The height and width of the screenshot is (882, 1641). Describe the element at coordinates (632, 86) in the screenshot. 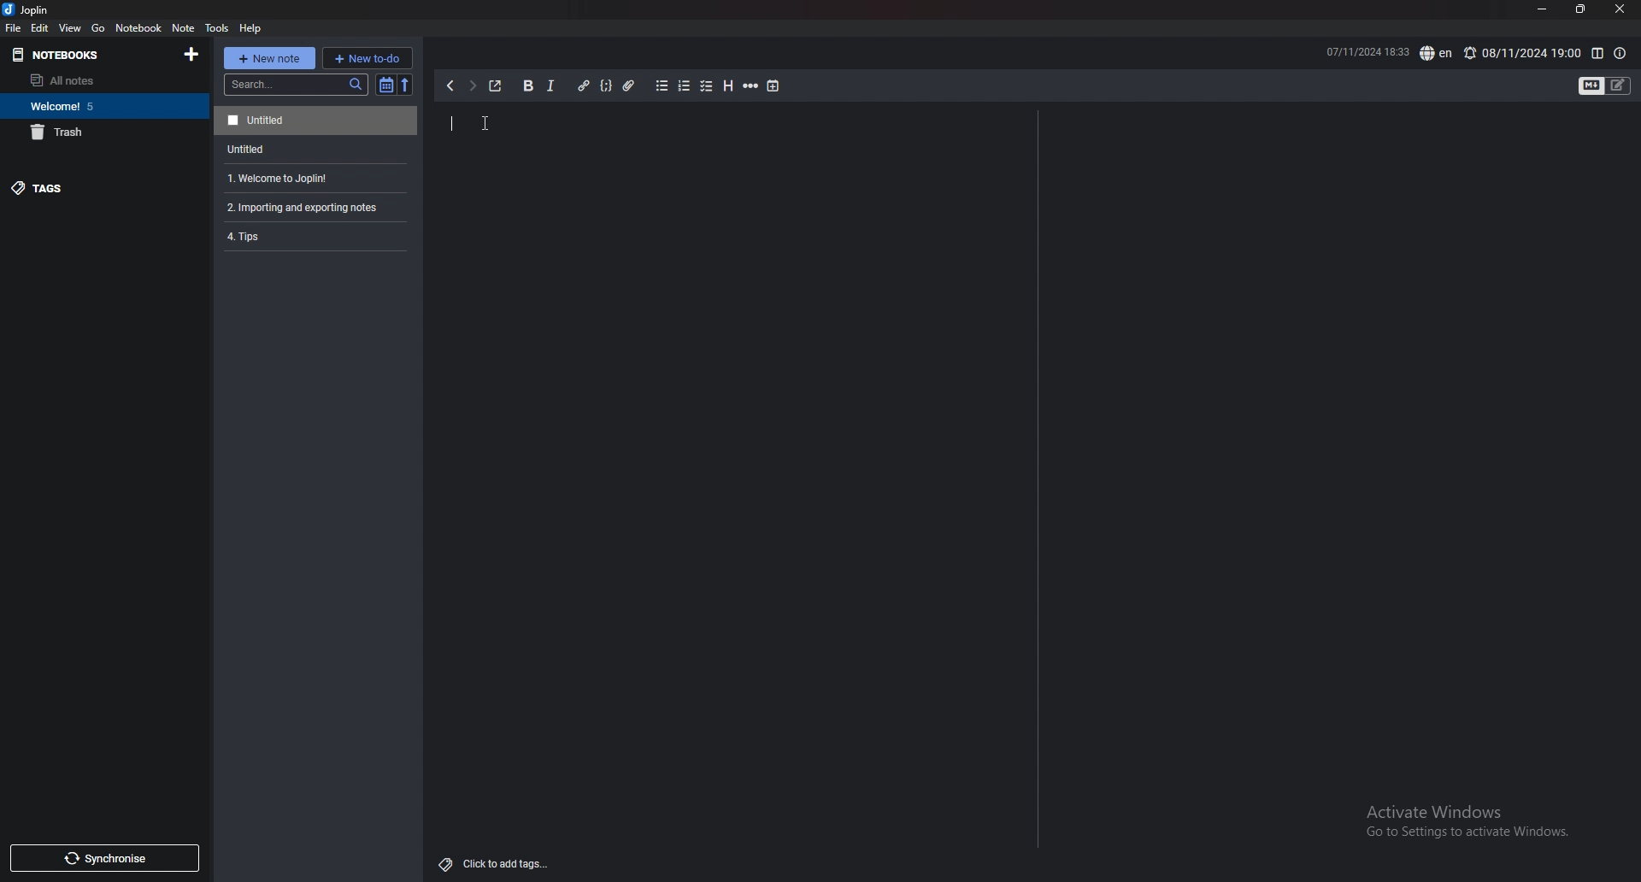

I see `attachment` at that location.